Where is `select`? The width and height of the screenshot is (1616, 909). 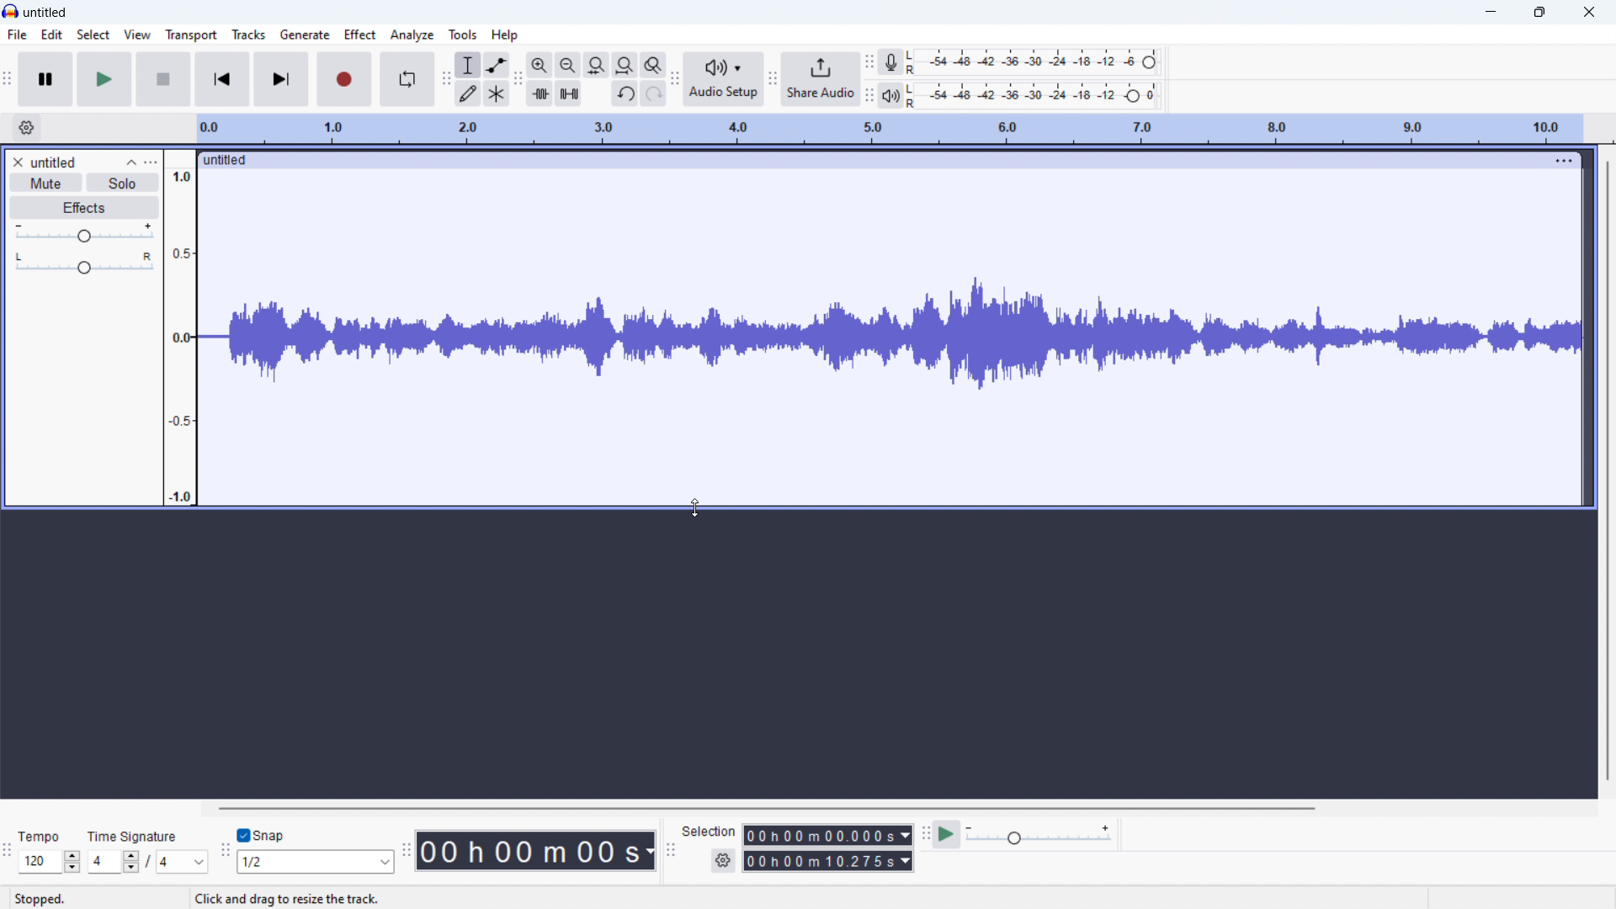 select is located at coordinates (93, 34).